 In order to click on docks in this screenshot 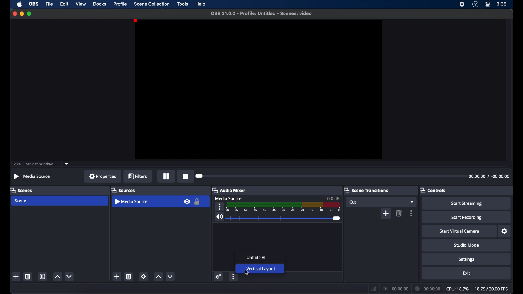, I will do `click(100, 4)`.